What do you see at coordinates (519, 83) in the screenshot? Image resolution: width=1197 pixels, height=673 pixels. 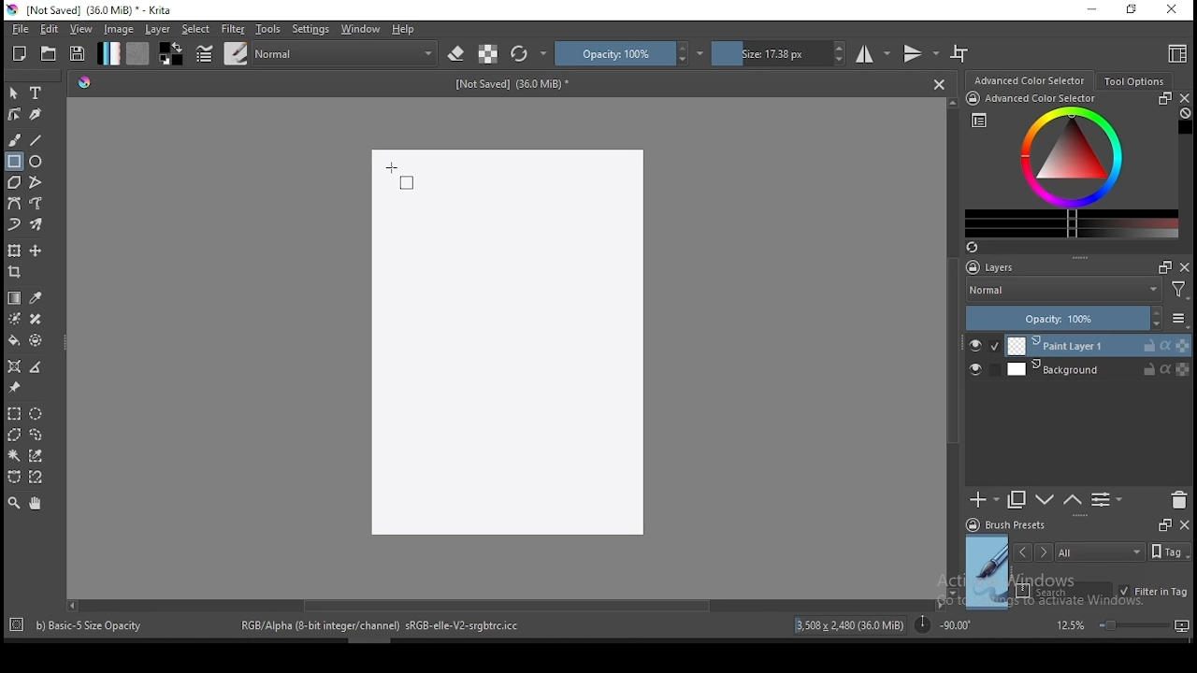 I see `size` at bounding box center [519, 83].